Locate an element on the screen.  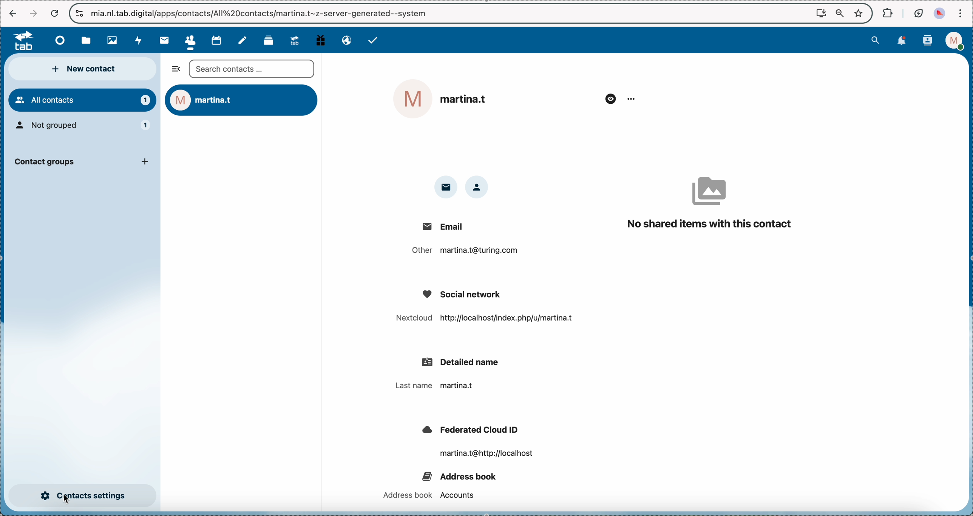
activity is located at coordinates (141, 40).